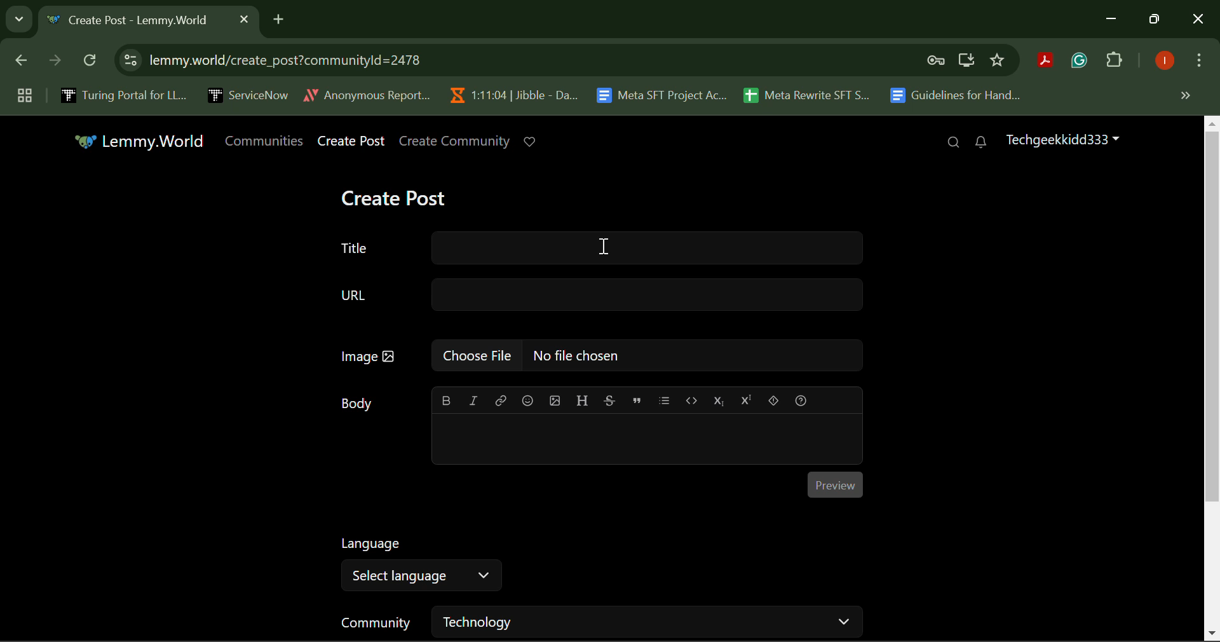 The width and height of the screenshot is (1220, 642). Describe the element at coordinates (1198, 20) in the screenshot. I see `Close Window` at that location.